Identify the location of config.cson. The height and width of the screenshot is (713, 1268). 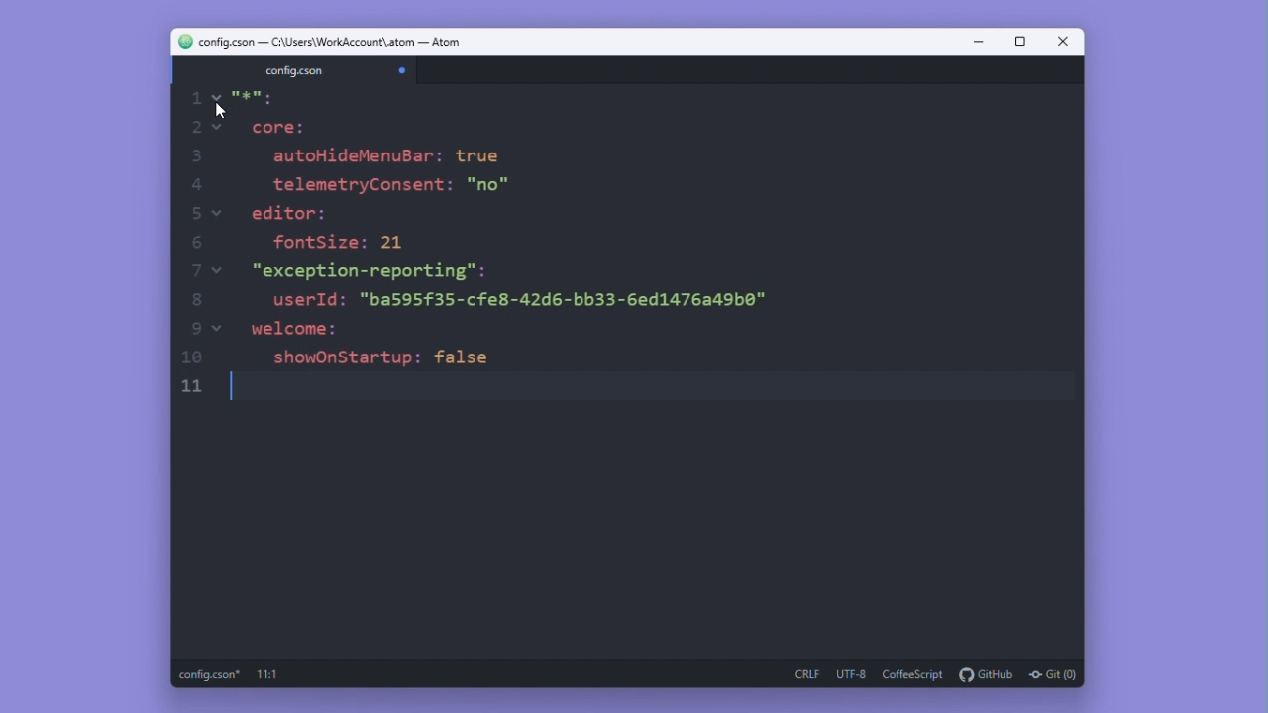
(210, 675).